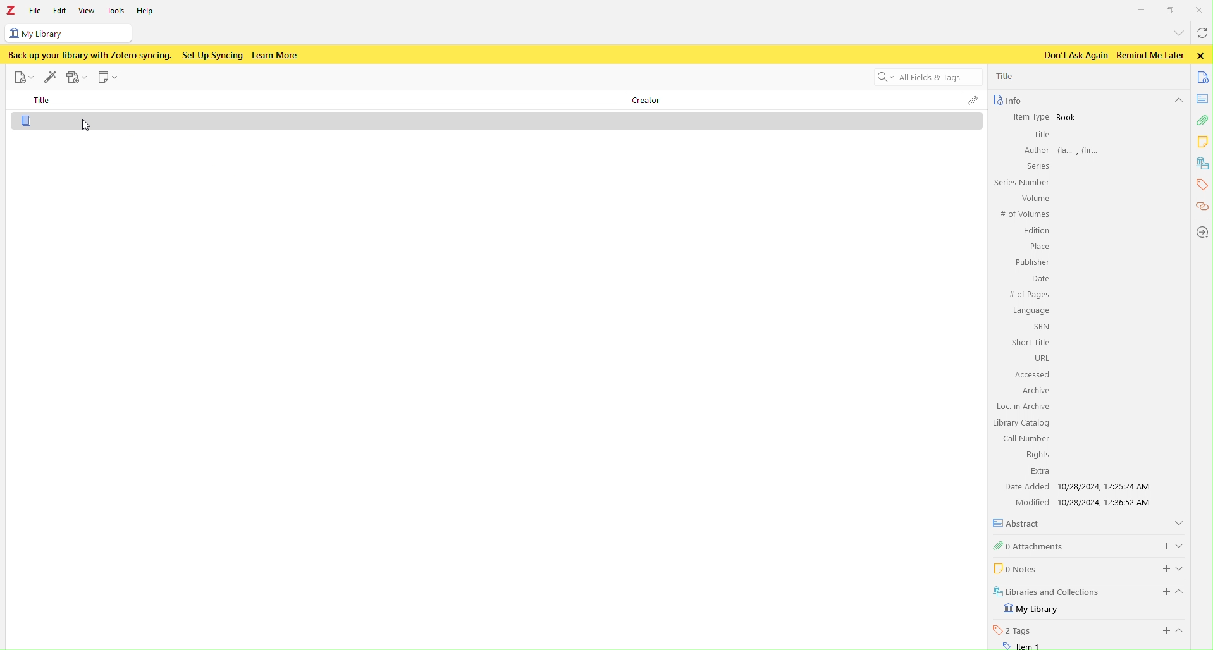  Describe the element at coordinates (1202, 122) in the screenshot. I see `attachment` at that location.